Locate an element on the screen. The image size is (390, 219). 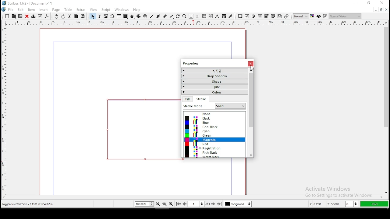
help is located at coordinates (137, 10).